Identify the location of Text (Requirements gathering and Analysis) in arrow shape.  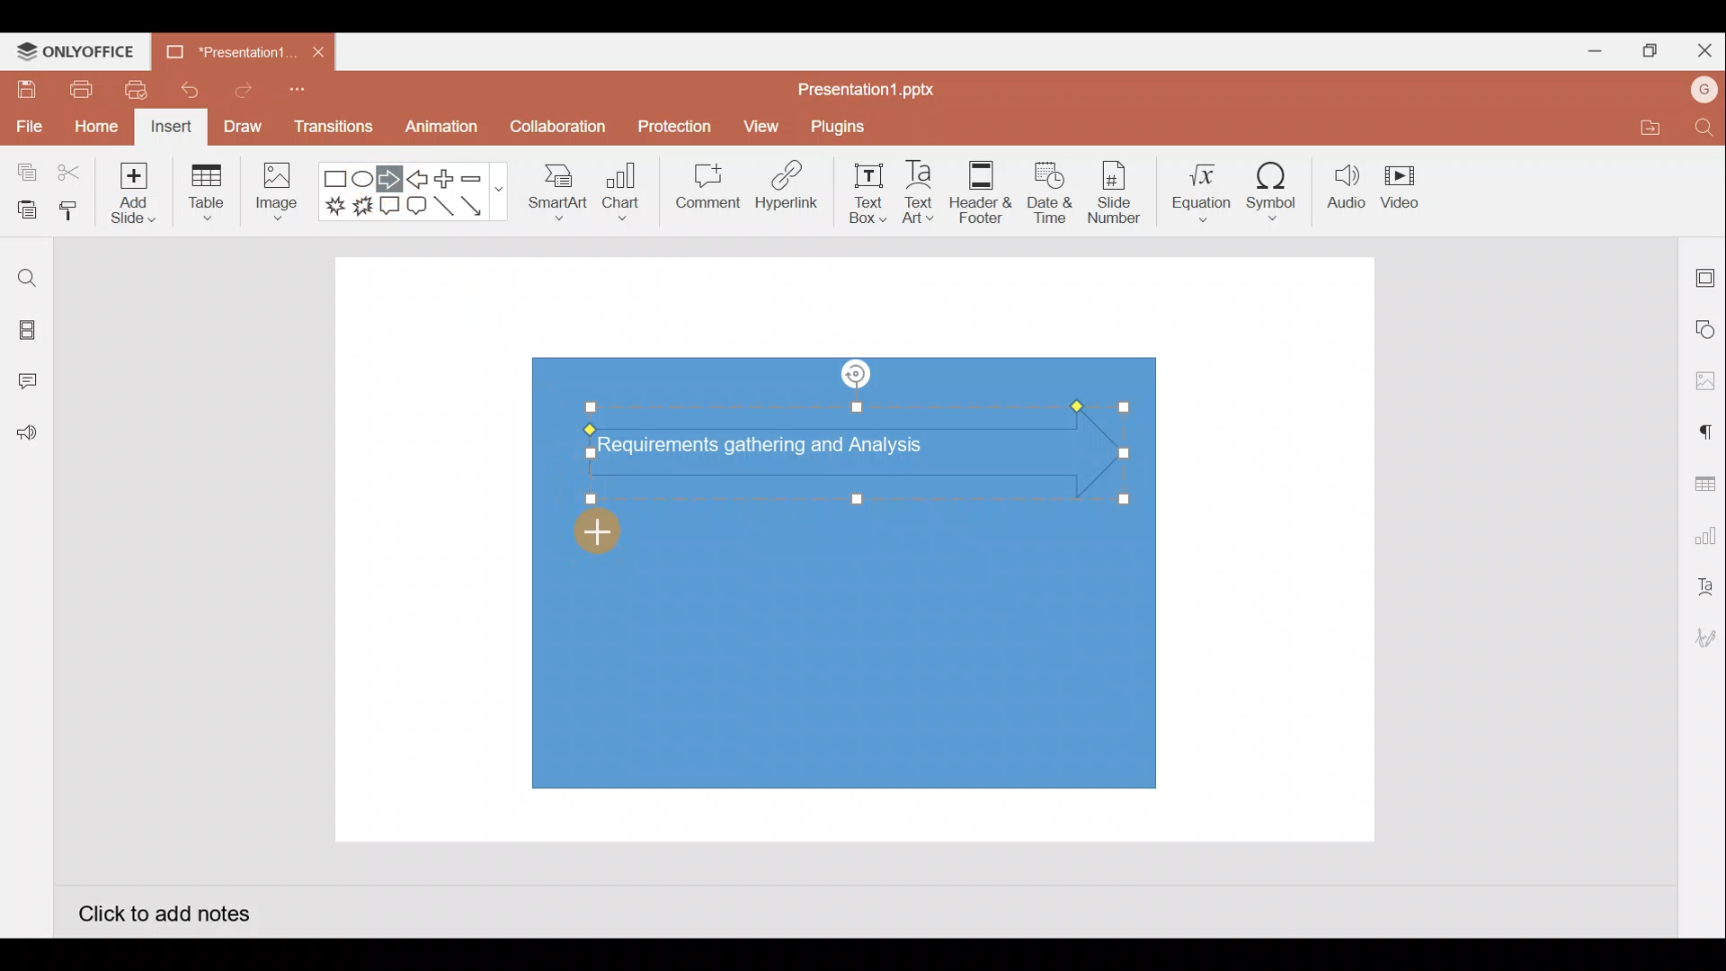
(776, 448).